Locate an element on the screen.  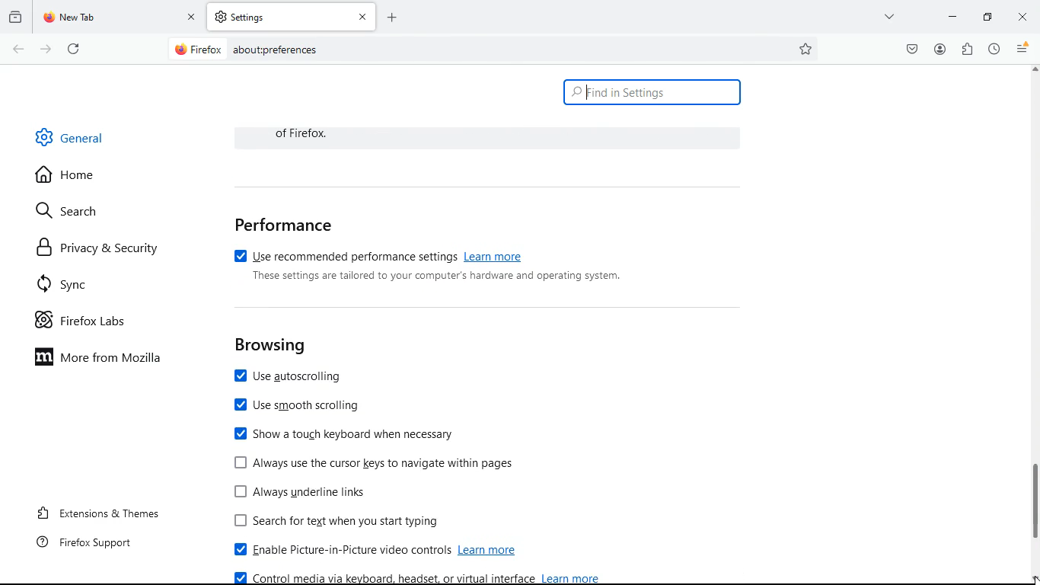
back is located at coordinates (17, 50).